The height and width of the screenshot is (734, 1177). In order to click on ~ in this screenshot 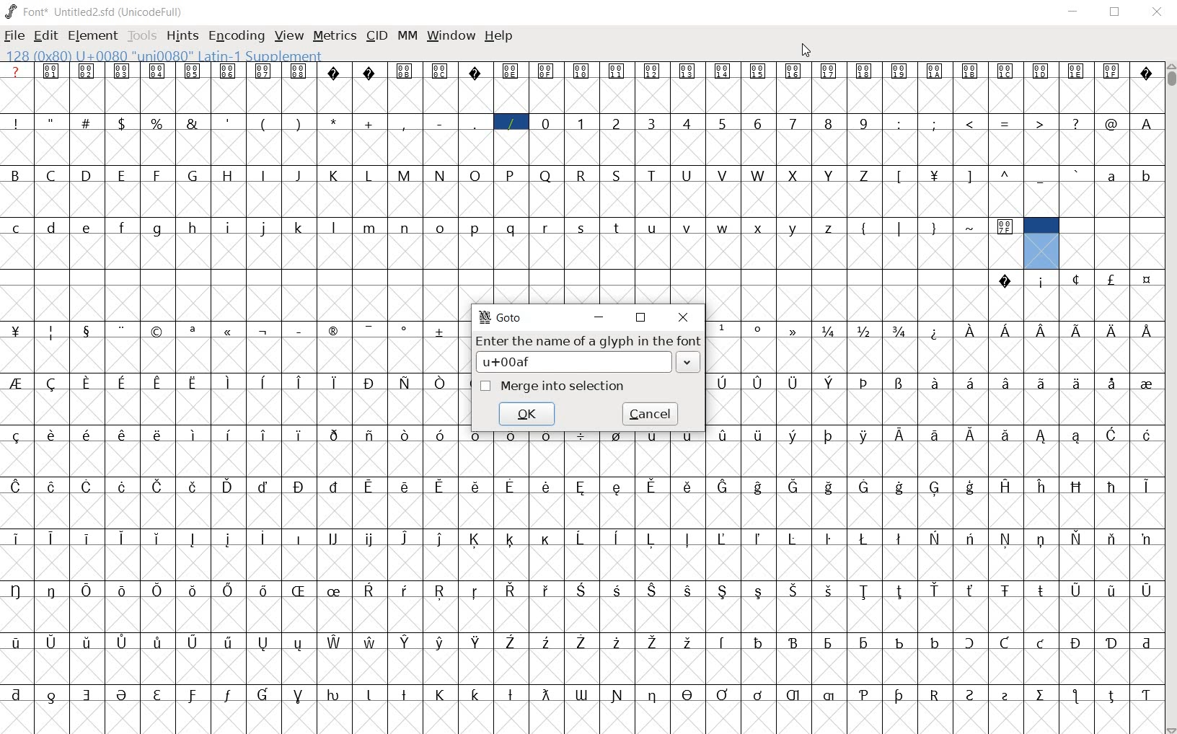, I will do `click(971, 225)`.